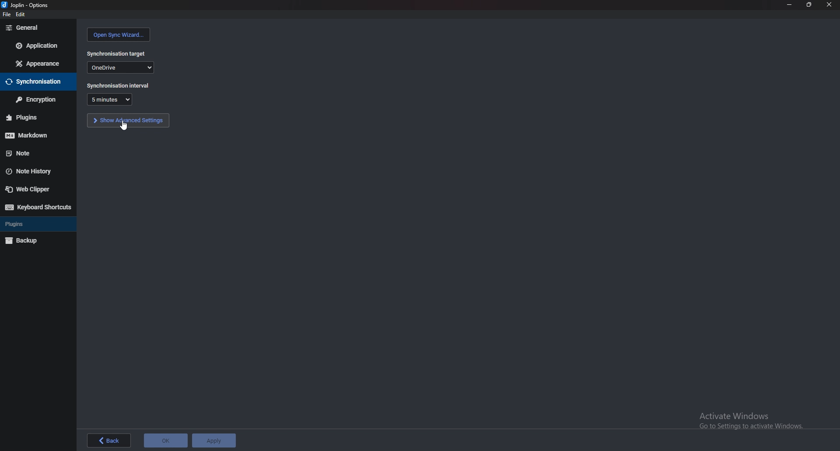 The height and width of the screenshot is (451, 840). Describe the element at coordinates (33, 171) in the screenshot. I see `note history` at that location.